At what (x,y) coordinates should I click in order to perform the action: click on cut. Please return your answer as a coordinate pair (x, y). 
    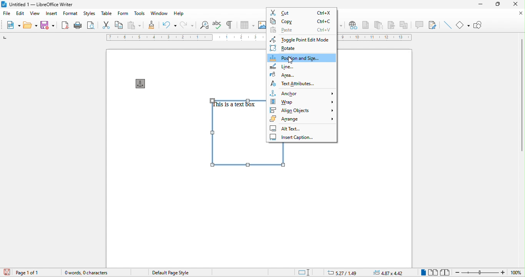
    Looking at the image, I should click on (107, 25).